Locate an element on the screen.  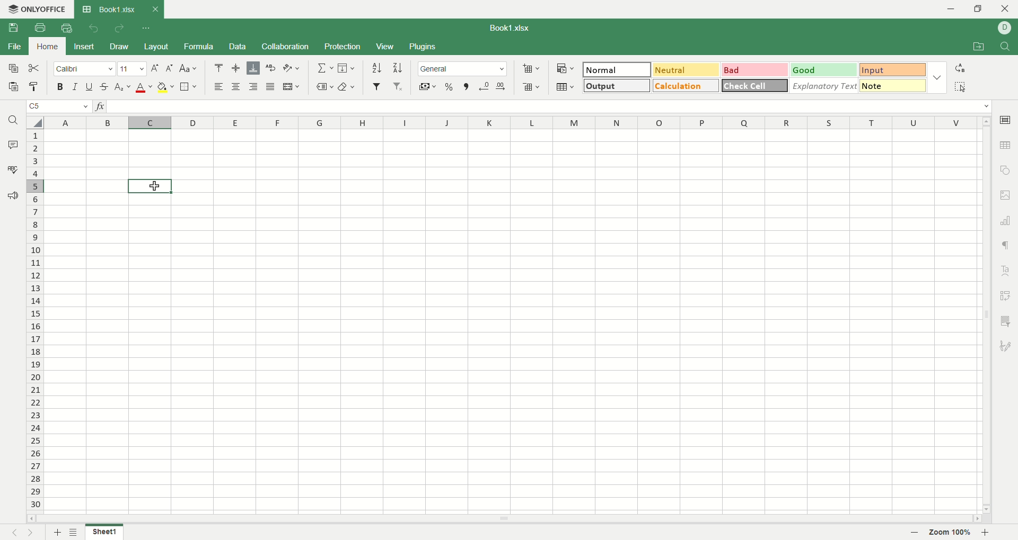
Cursor is located at coordinates (149, 185).